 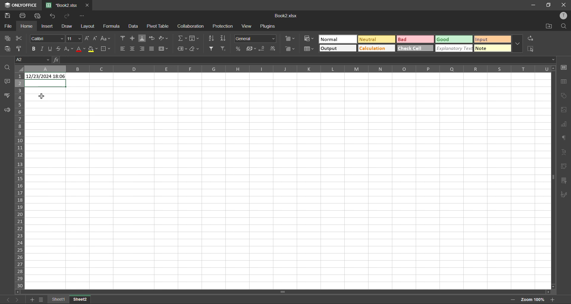 I want to click on zoom out, so click(x=511, y=300).